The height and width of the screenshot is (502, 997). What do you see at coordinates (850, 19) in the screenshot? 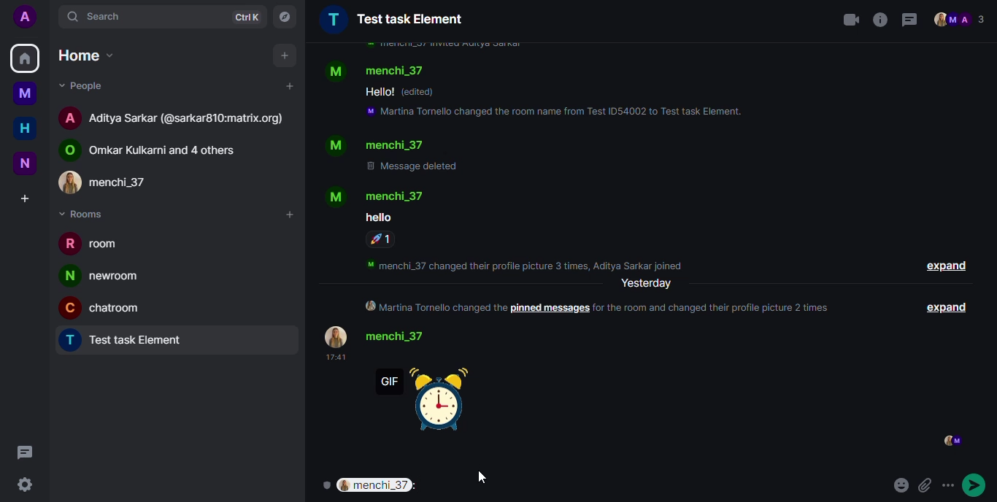
I see `video call` at bounding box center [850, 19].